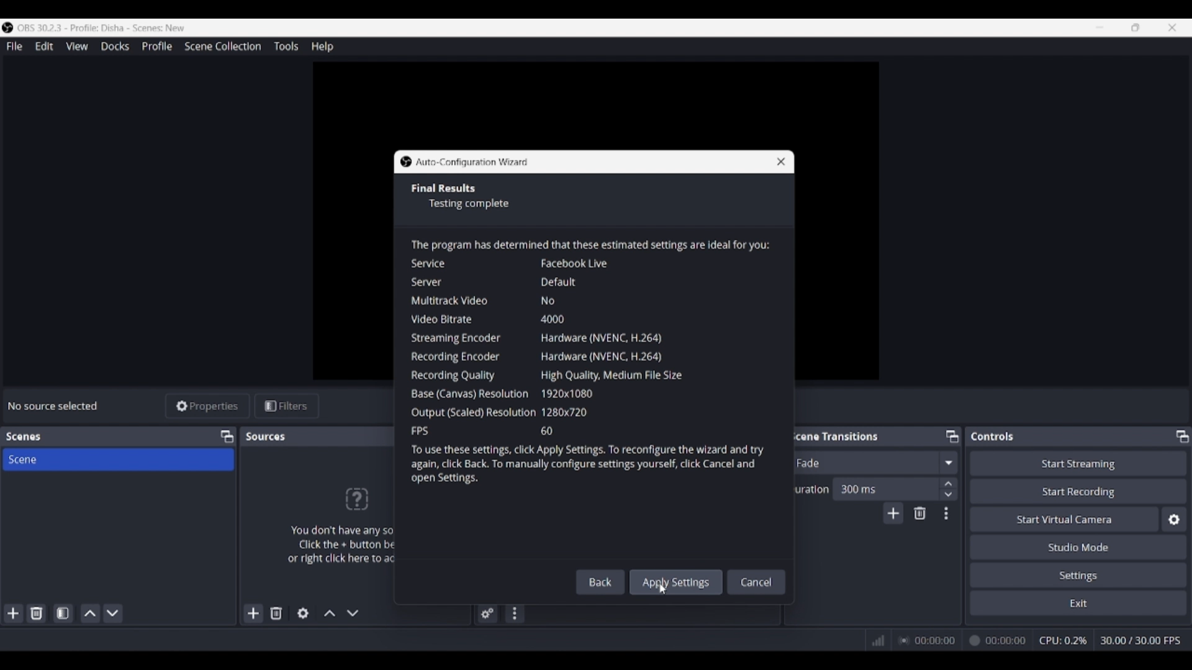 Image resolution: width=1192 pixels, height=670 pixels. What do you see at coordinates (948, 462) in the screenshot?
I see `Fade options` at bounding box center [948, 462].